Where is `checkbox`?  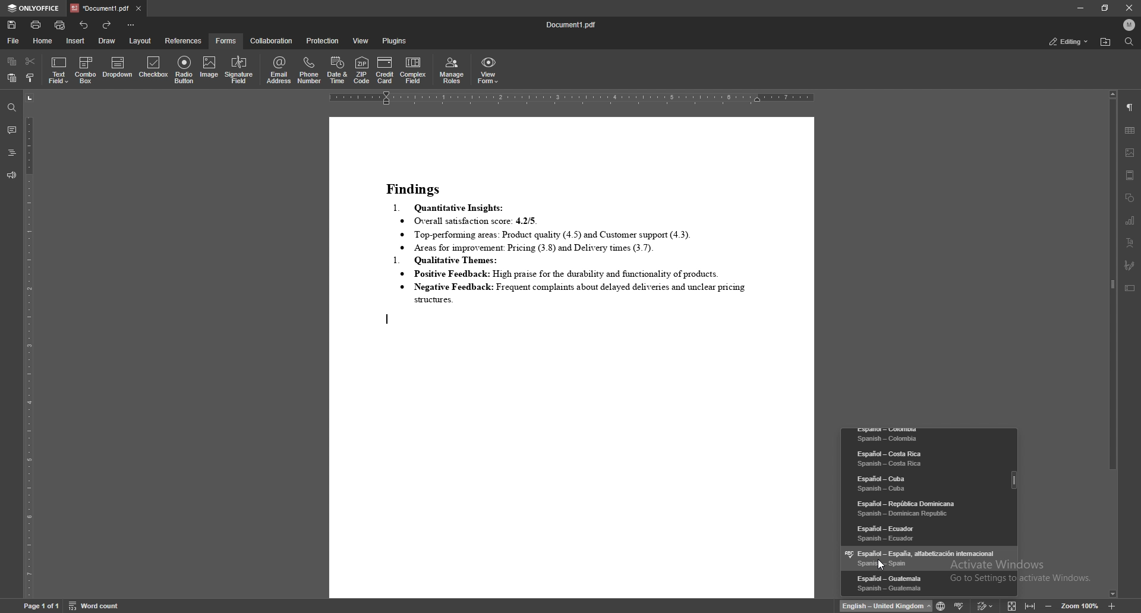
checkbox is located at coordinates (153, 69).